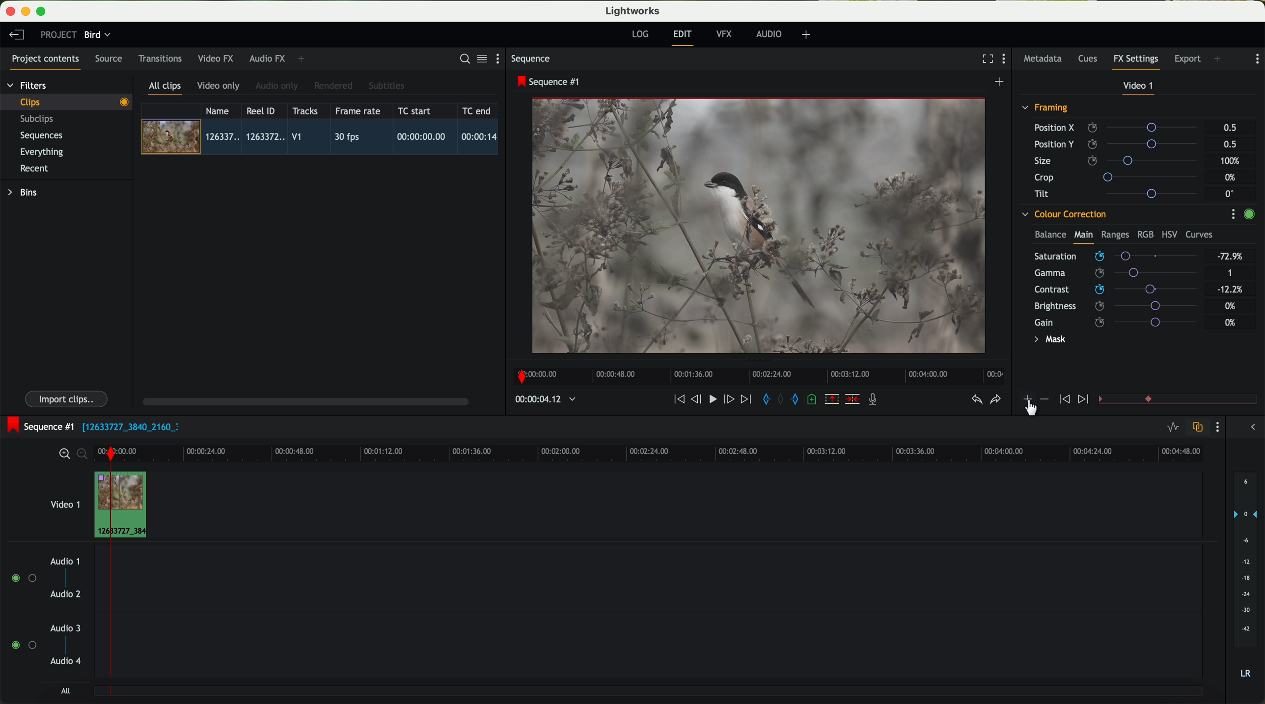 Image resolution: width=1265 pixels, height=704 pixels. Describe the element at coordinates (28, 85) in the screenshot. I see `filters` at that location.